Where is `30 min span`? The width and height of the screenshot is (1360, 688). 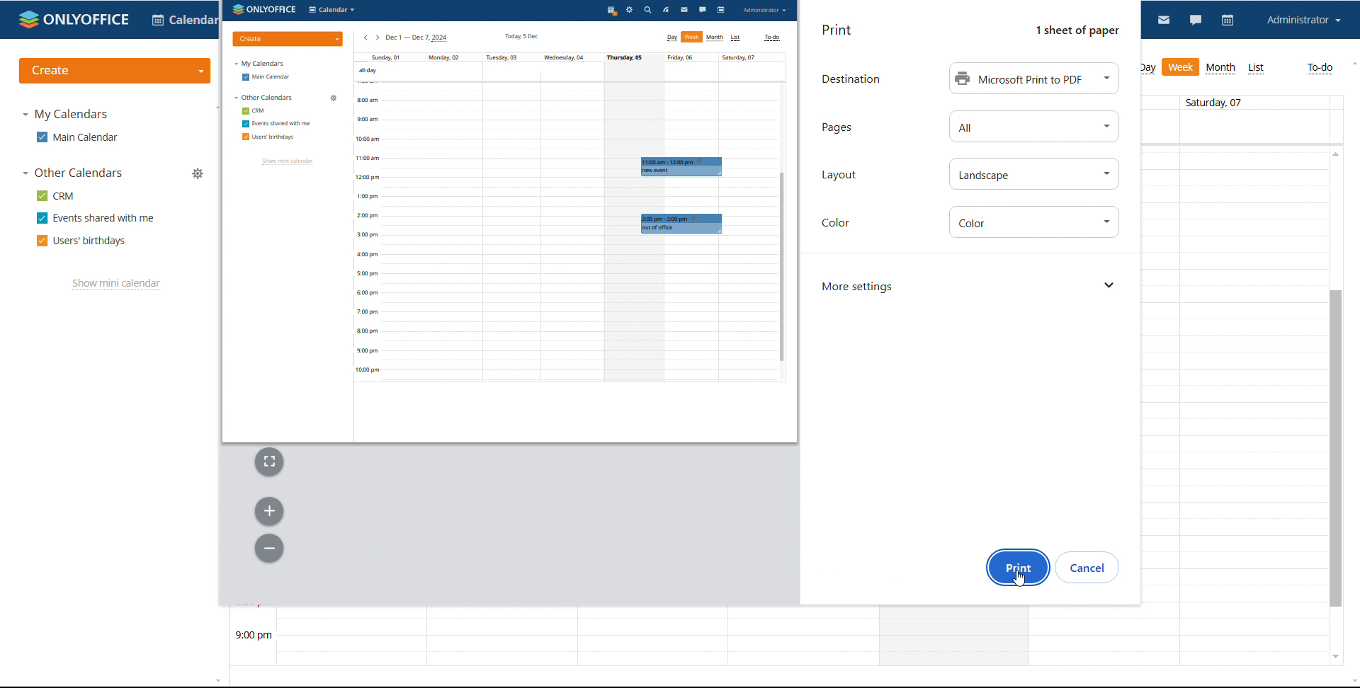
30 min span is located at coordinates (1236, 278).